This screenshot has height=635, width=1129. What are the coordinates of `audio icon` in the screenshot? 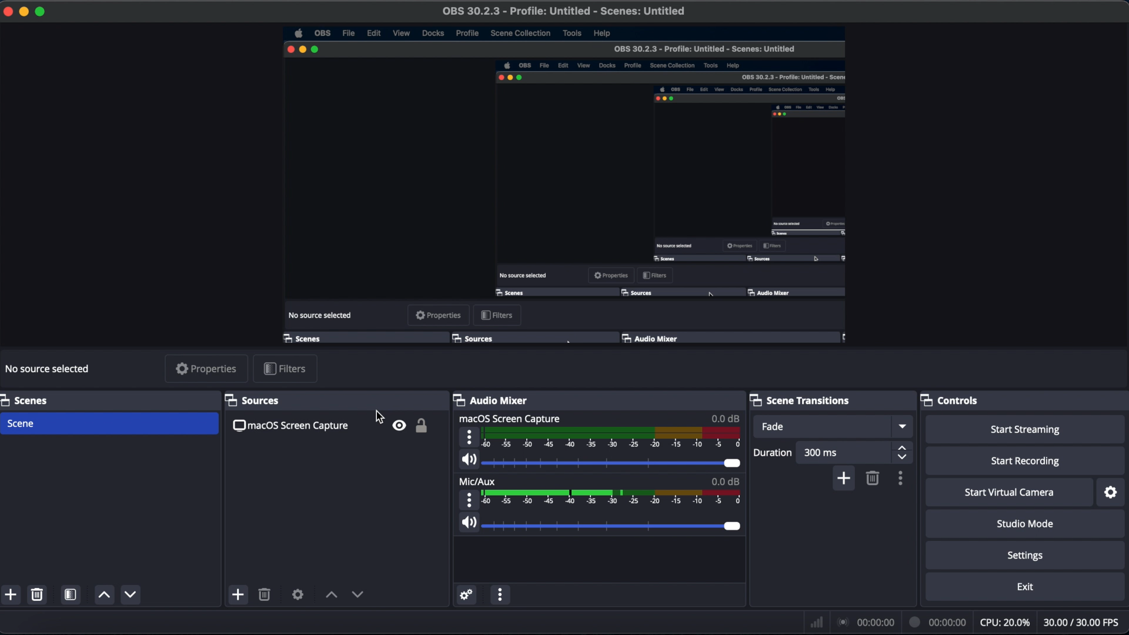 It's located at (467, 522).